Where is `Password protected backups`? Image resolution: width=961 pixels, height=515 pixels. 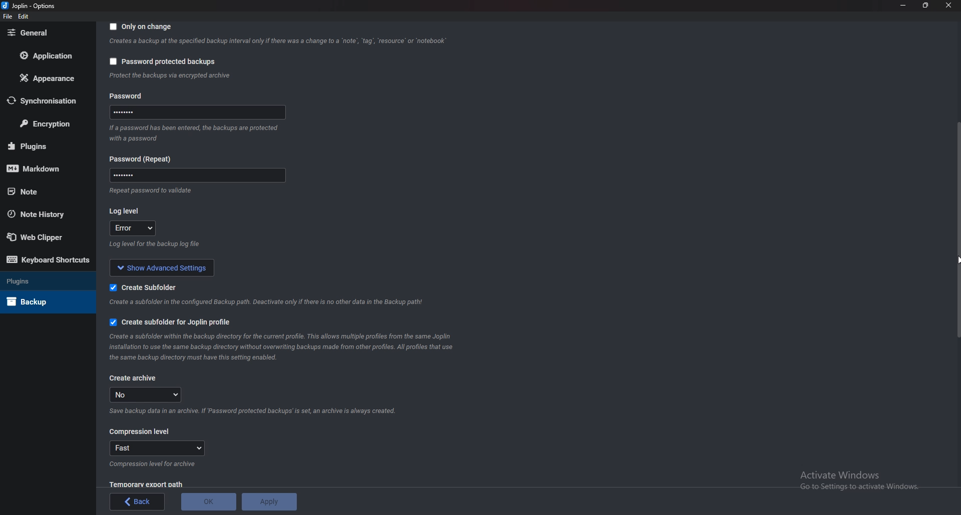 Password protected backups is located at coordinates (162, 61).